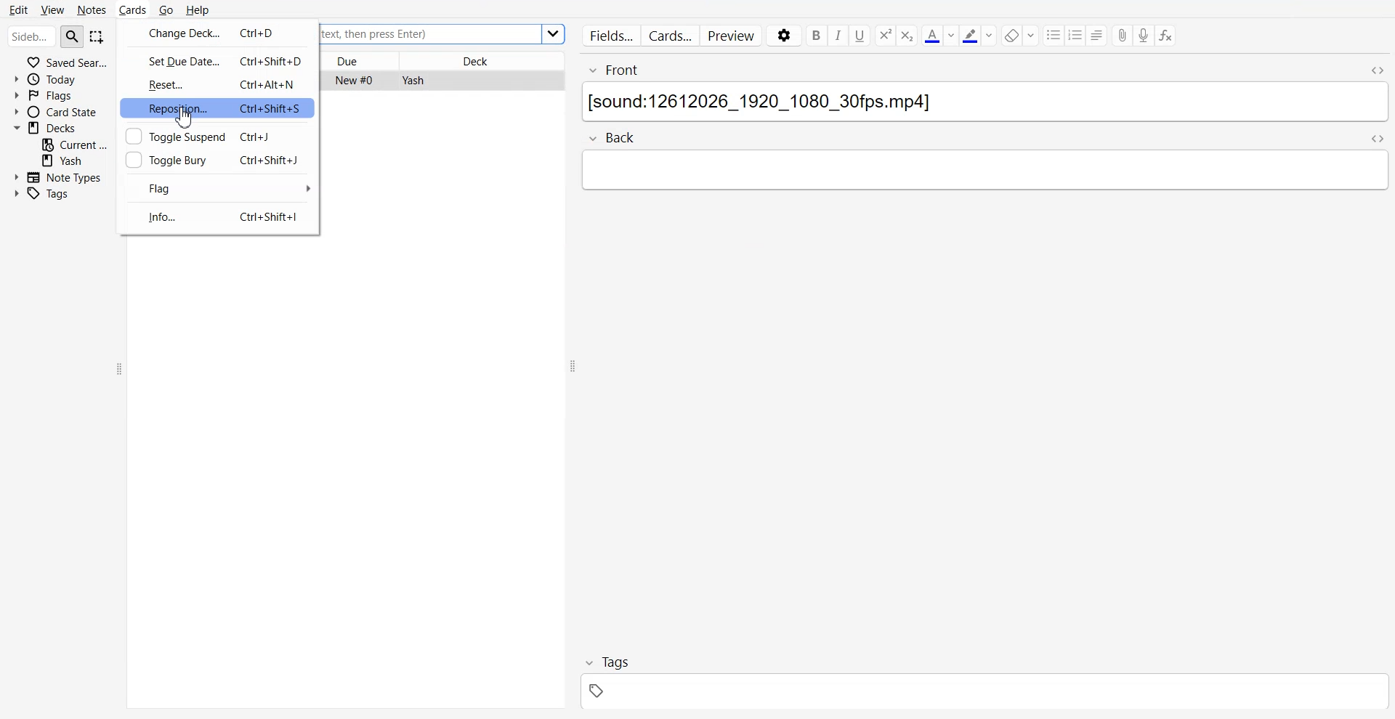  Describe the element at coordinates (1098, 35) in the screenshot. I see `Allignment` at that location.